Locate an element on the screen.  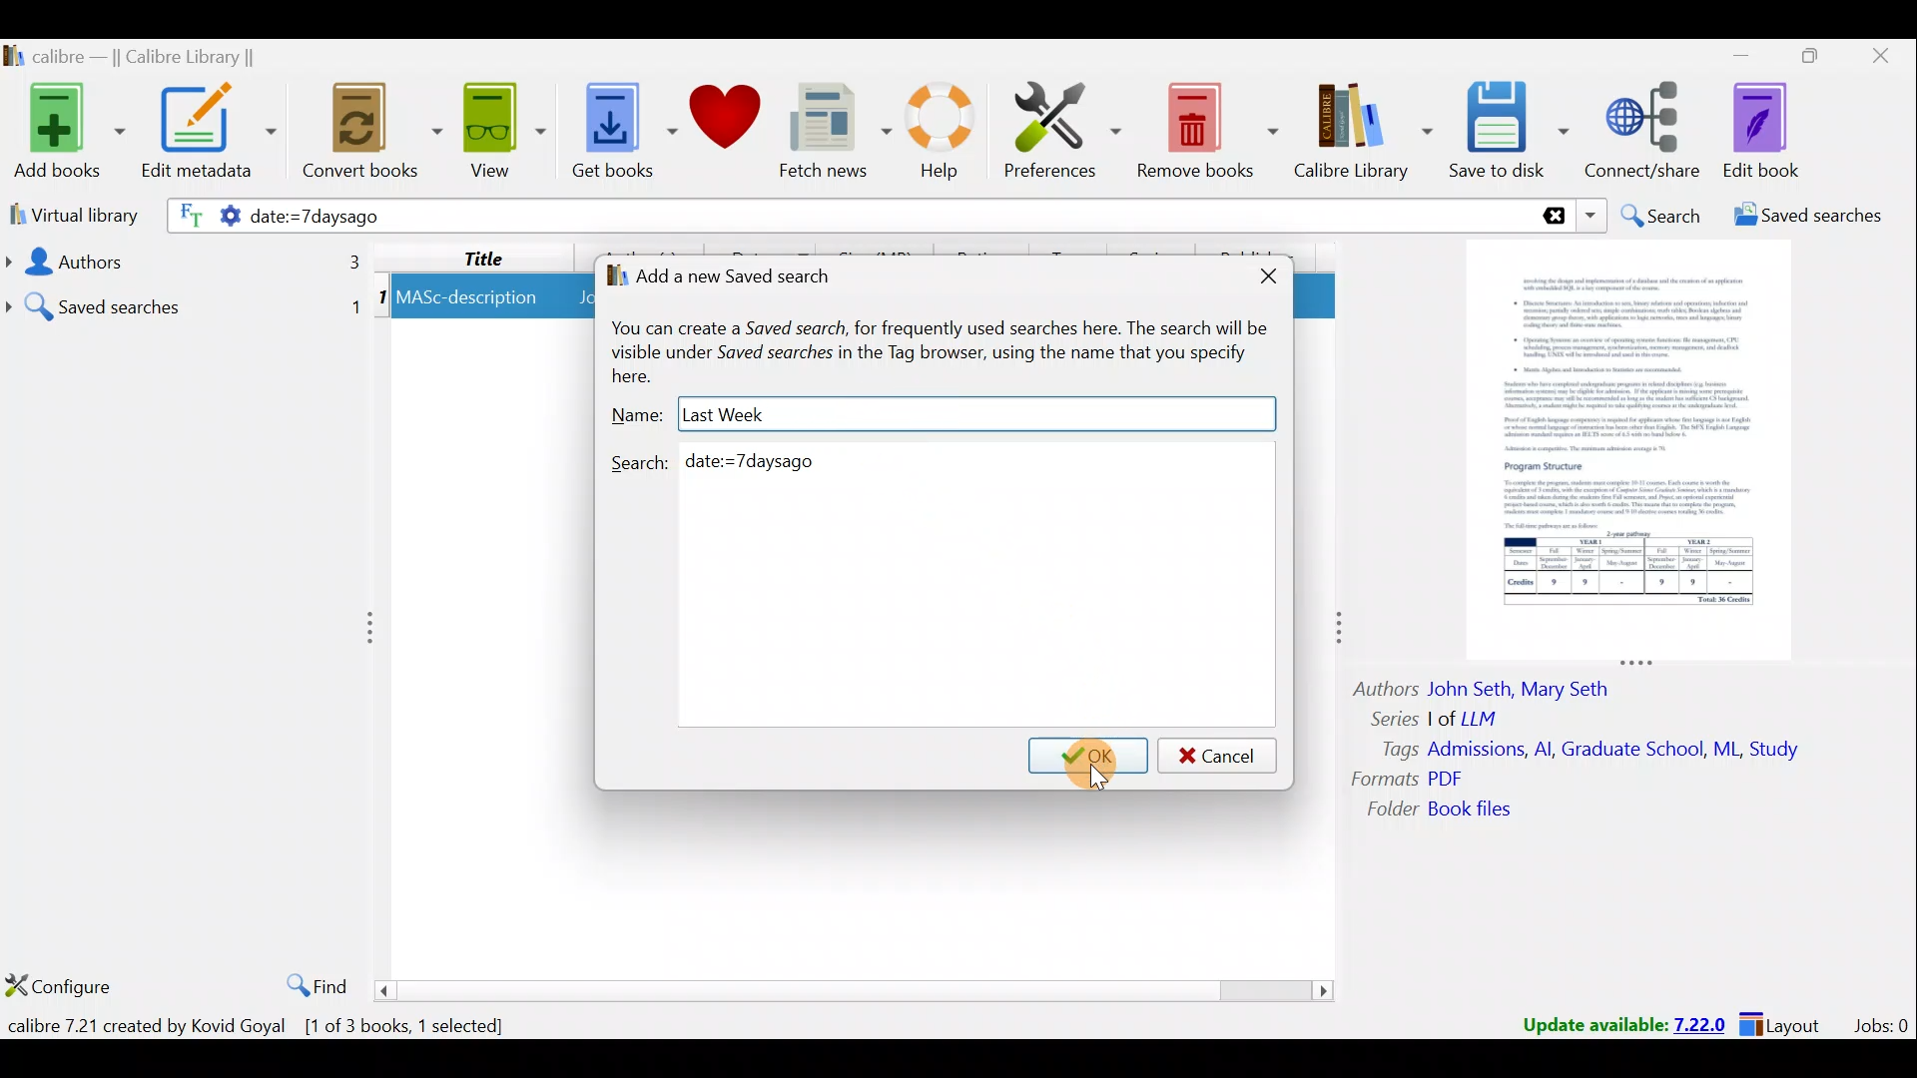
Tags Admissions, Al, Graduate School, ML, Study is located at coordinates (1593, 750).